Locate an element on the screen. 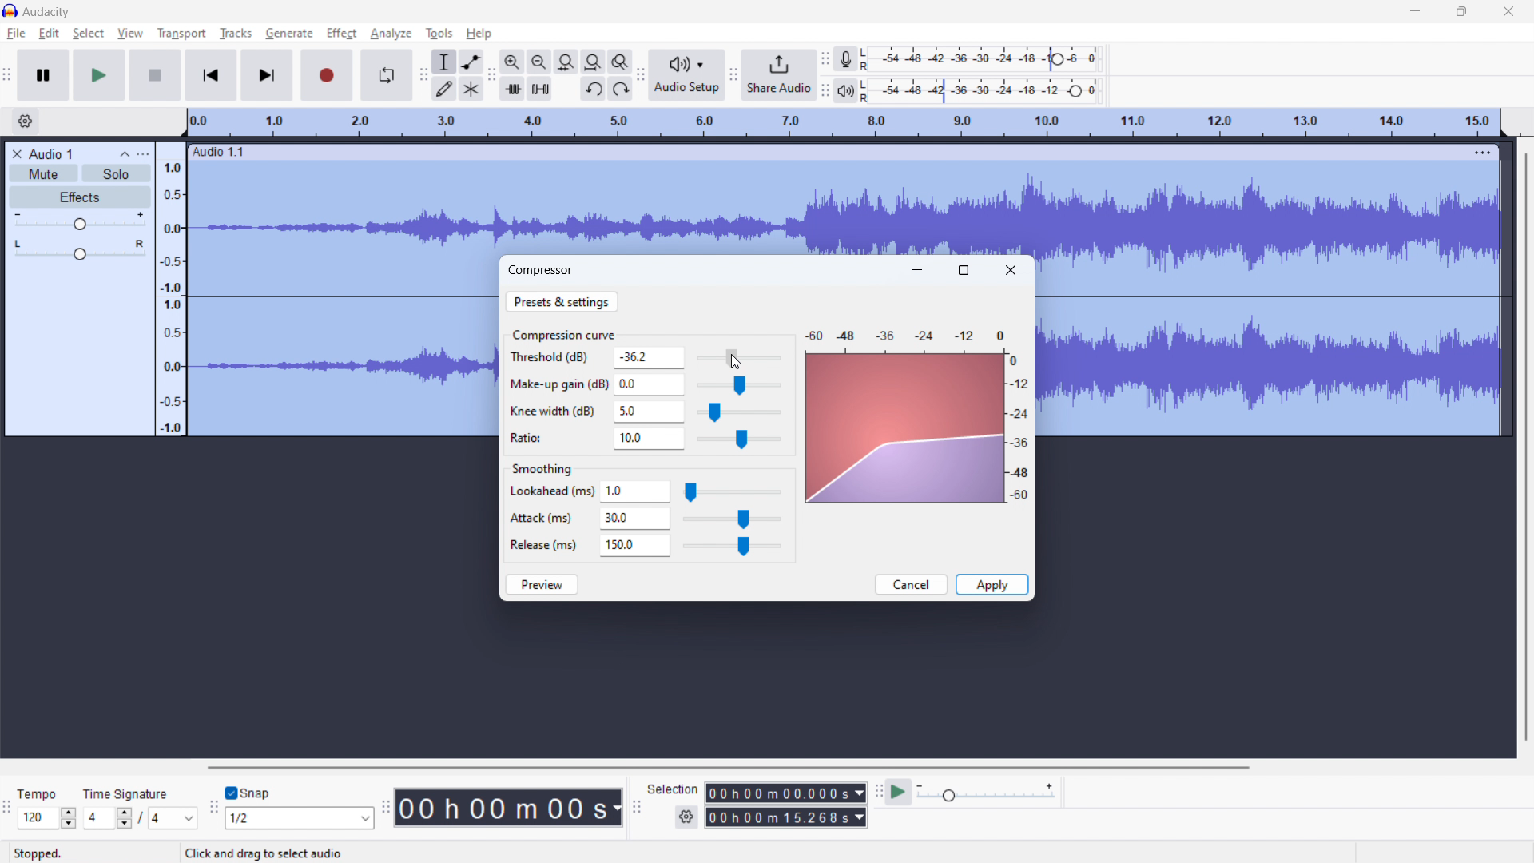  stop is located at coordinates (155, 75).